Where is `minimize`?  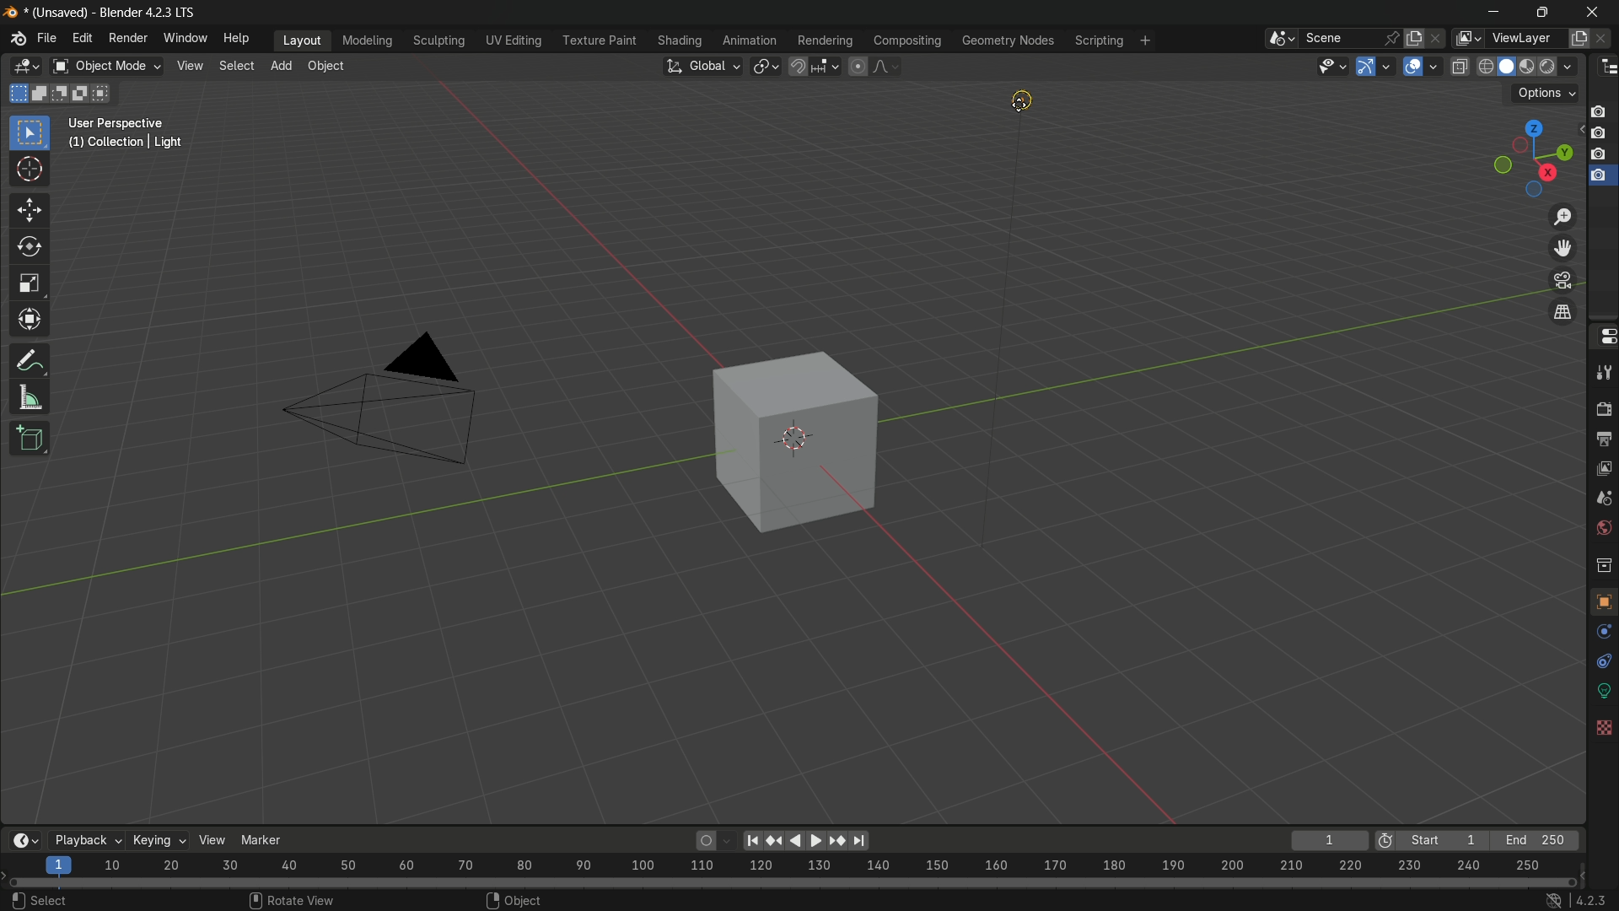
minimize is located at coordinates (1500, 14).